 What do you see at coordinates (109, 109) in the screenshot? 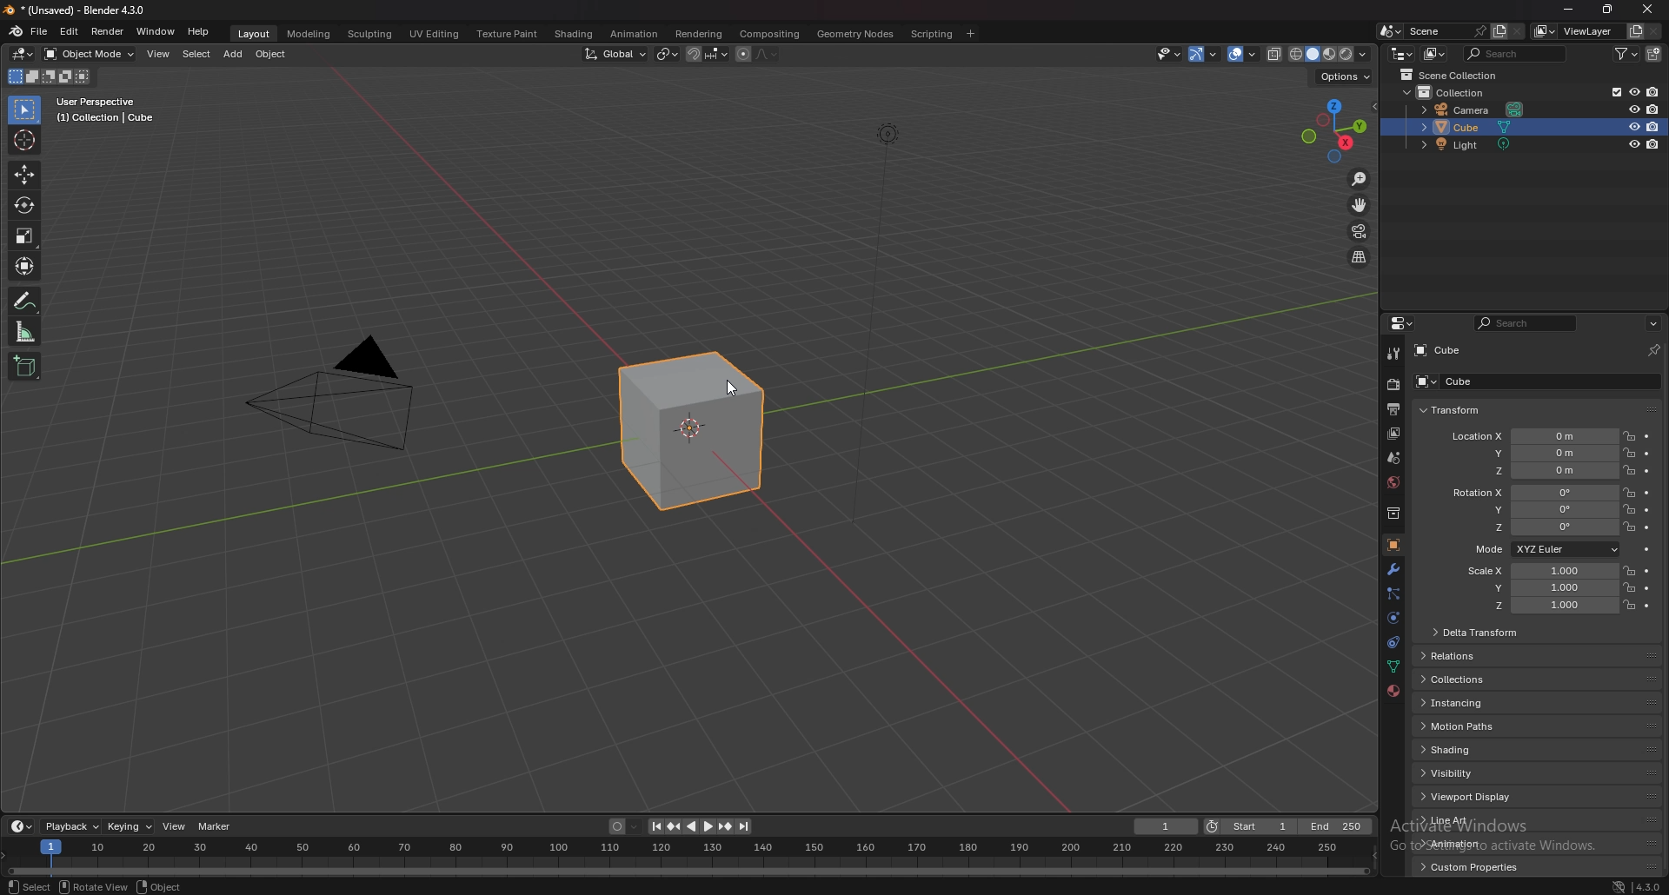
I see `user perspective` at bounding box center [109, 109].